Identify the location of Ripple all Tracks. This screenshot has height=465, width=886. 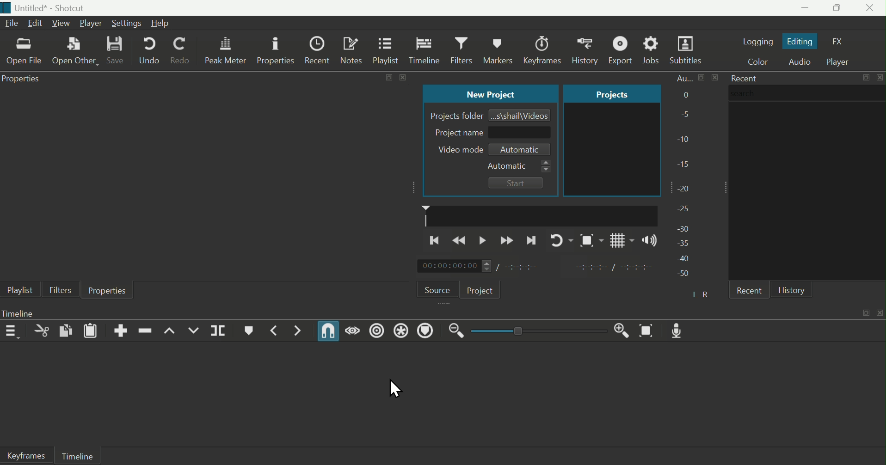
(401, 330).